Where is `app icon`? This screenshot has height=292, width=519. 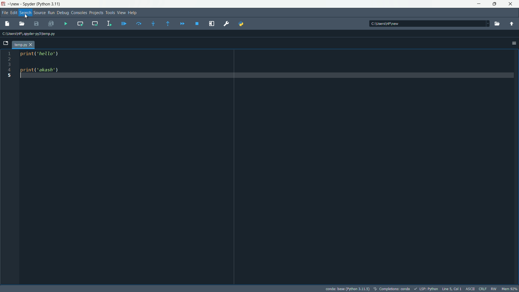
app icon is located at coordinates (4, 4).